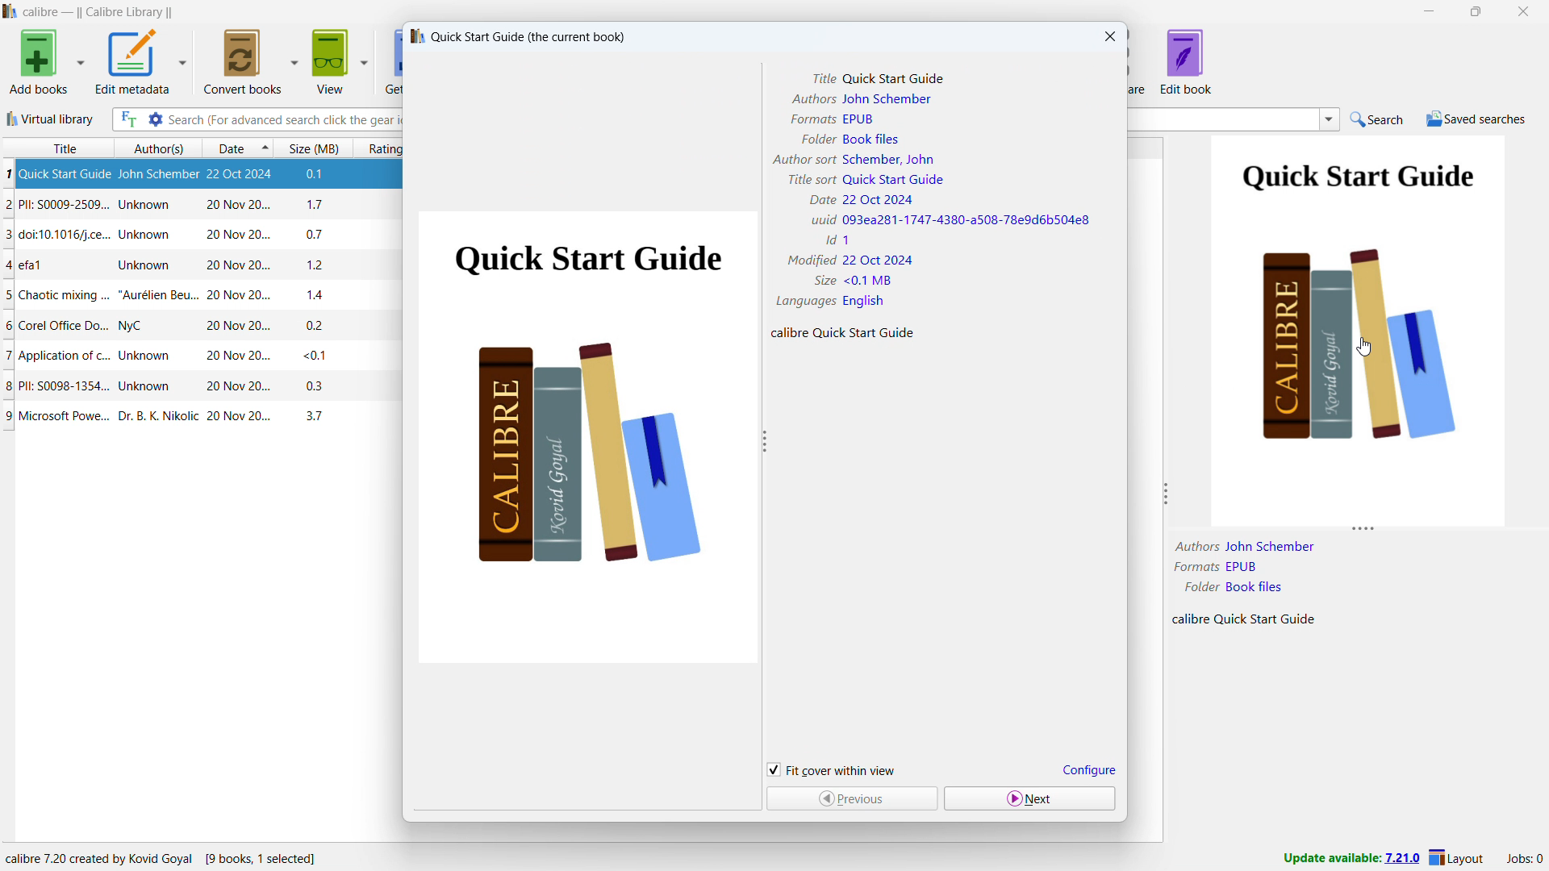 This screenshot has width=1549, height=871. I want to click on Calibre, so click(1190, 619).